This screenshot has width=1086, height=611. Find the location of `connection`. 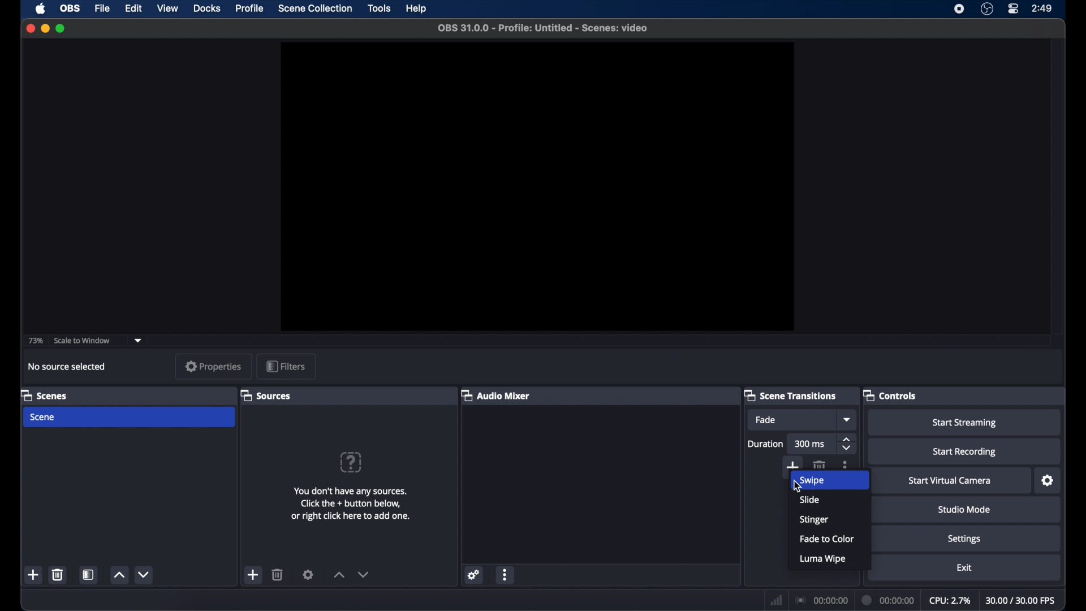

connection is located at coordinates (820, 600).